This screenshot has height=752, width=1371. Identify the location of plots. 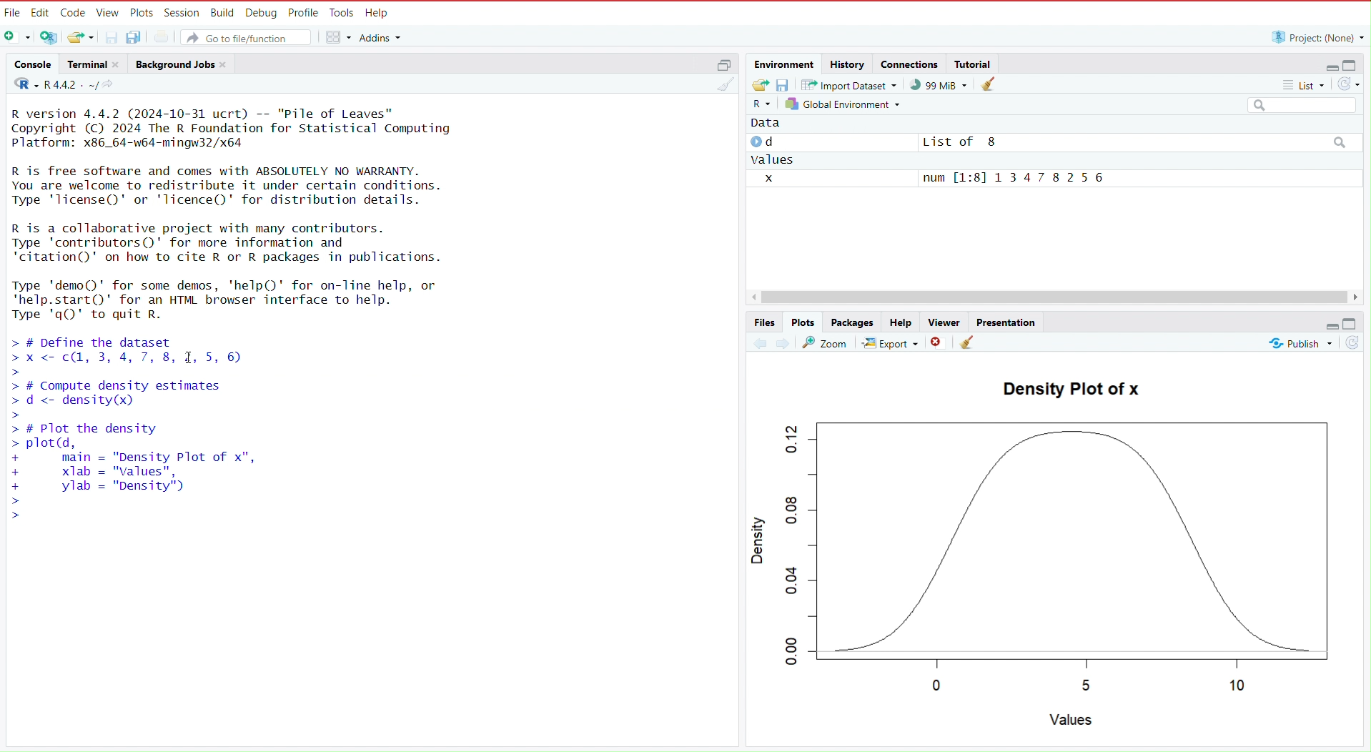
(142, 11).